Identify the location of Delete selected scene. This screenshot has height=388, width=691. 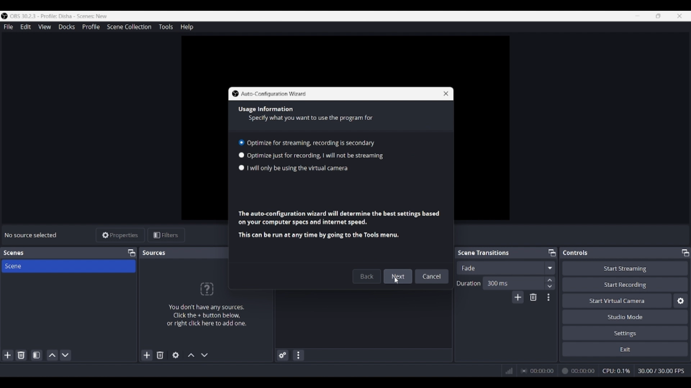
(21, 355).